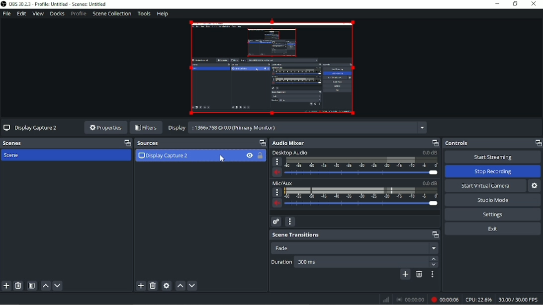 The width and height of the screenshot is (543, 305). Describe the element at coordinates (281, 262) in the screenshot. I see `Duration` at that location.